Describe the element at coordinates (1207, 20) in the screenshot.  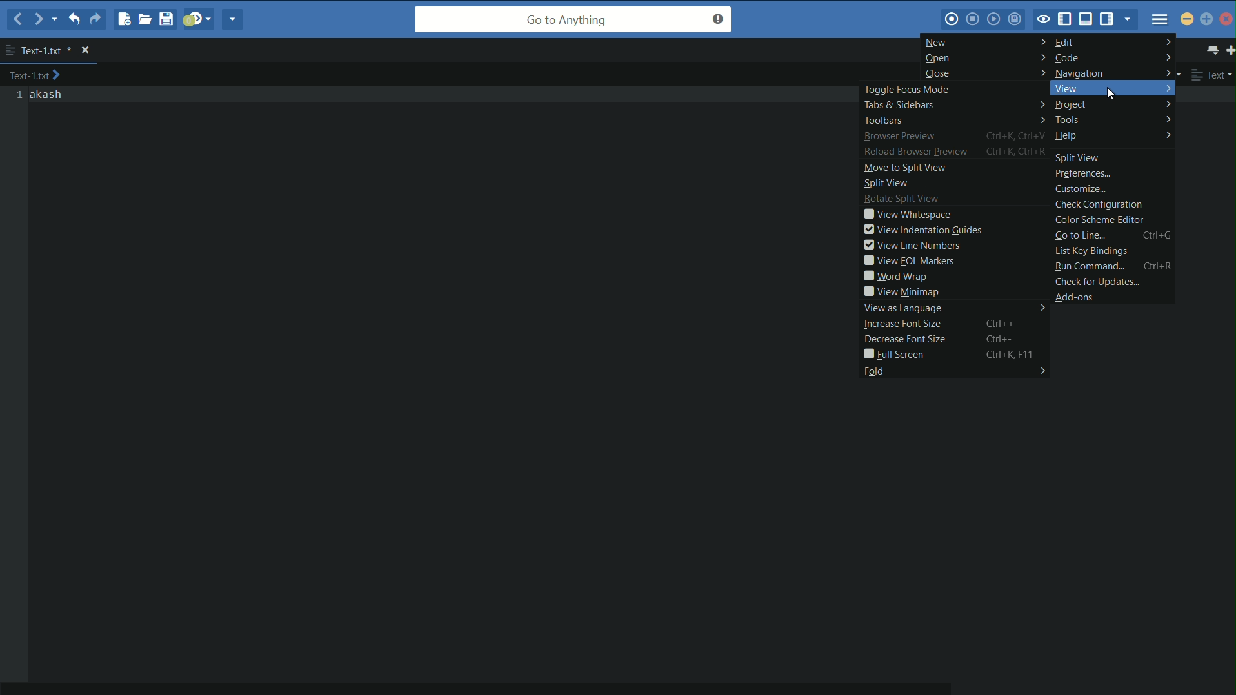
I see `maximize` at that location.